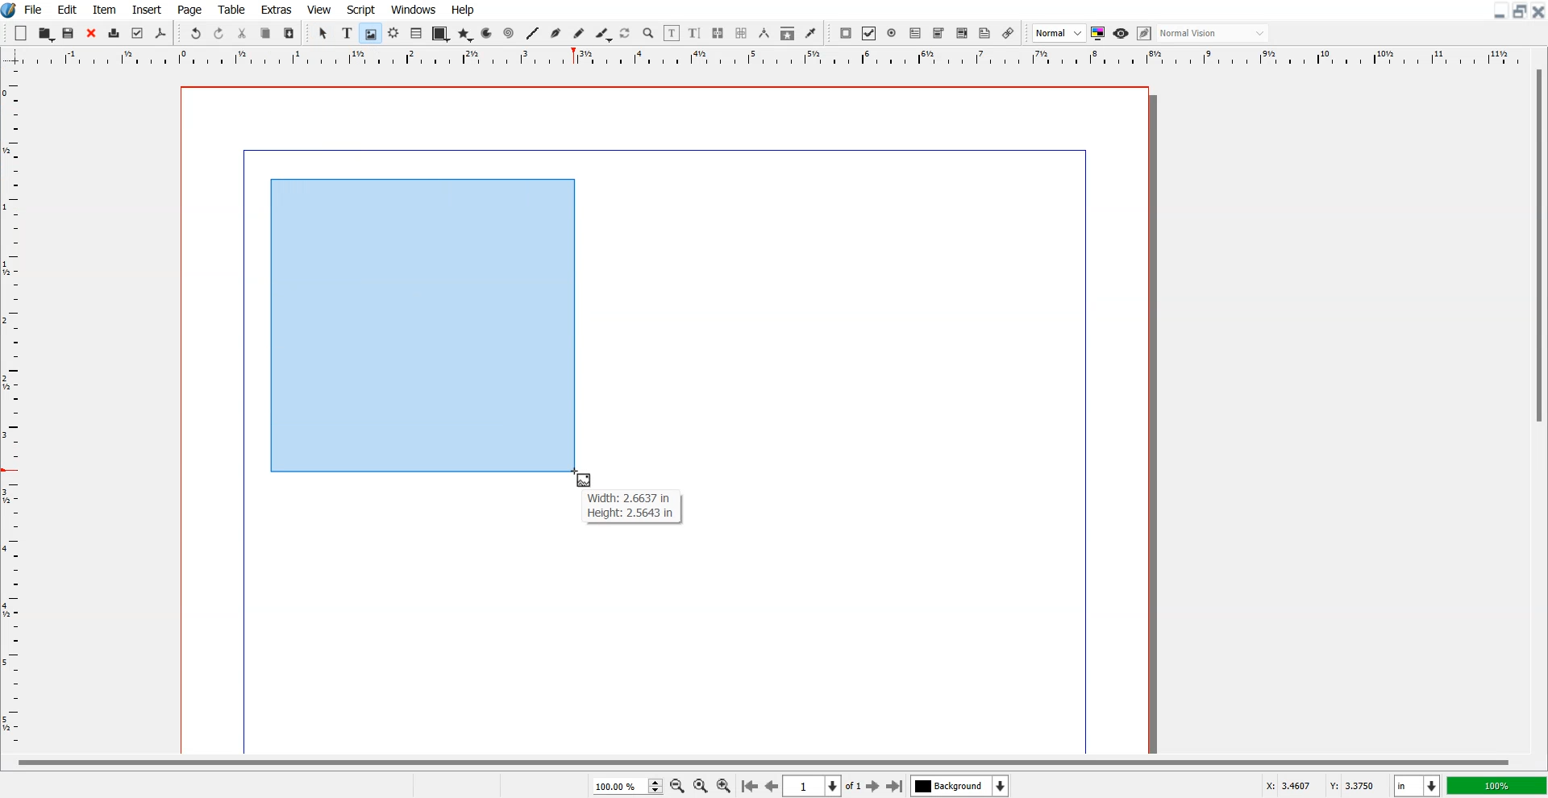 The image size is (1548, 798). What do you see at coordinates (10, 10) in the screenshot?
I see `Logo` at bounding box center [10, 10].